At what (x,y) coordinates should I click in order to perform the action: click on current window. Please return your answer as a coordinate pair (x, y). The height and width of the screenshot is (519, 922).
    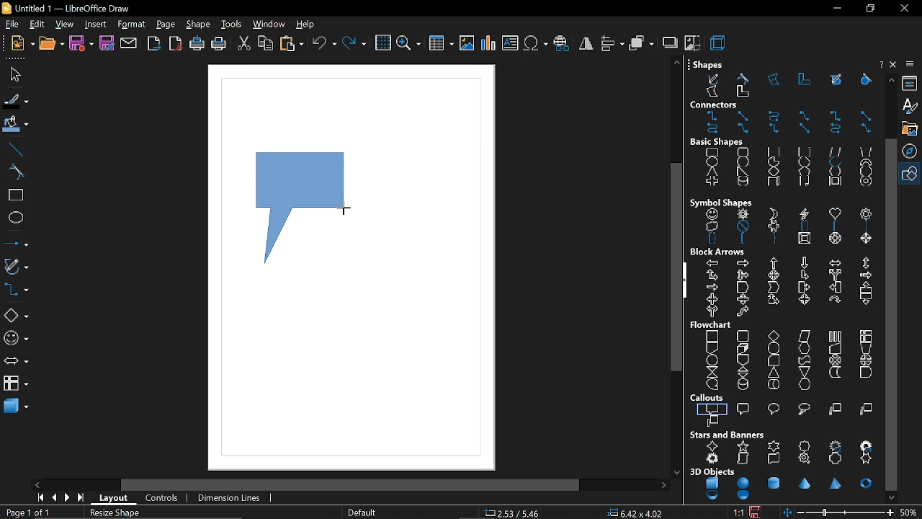
    Looking at the image, I should click on (73, 7).